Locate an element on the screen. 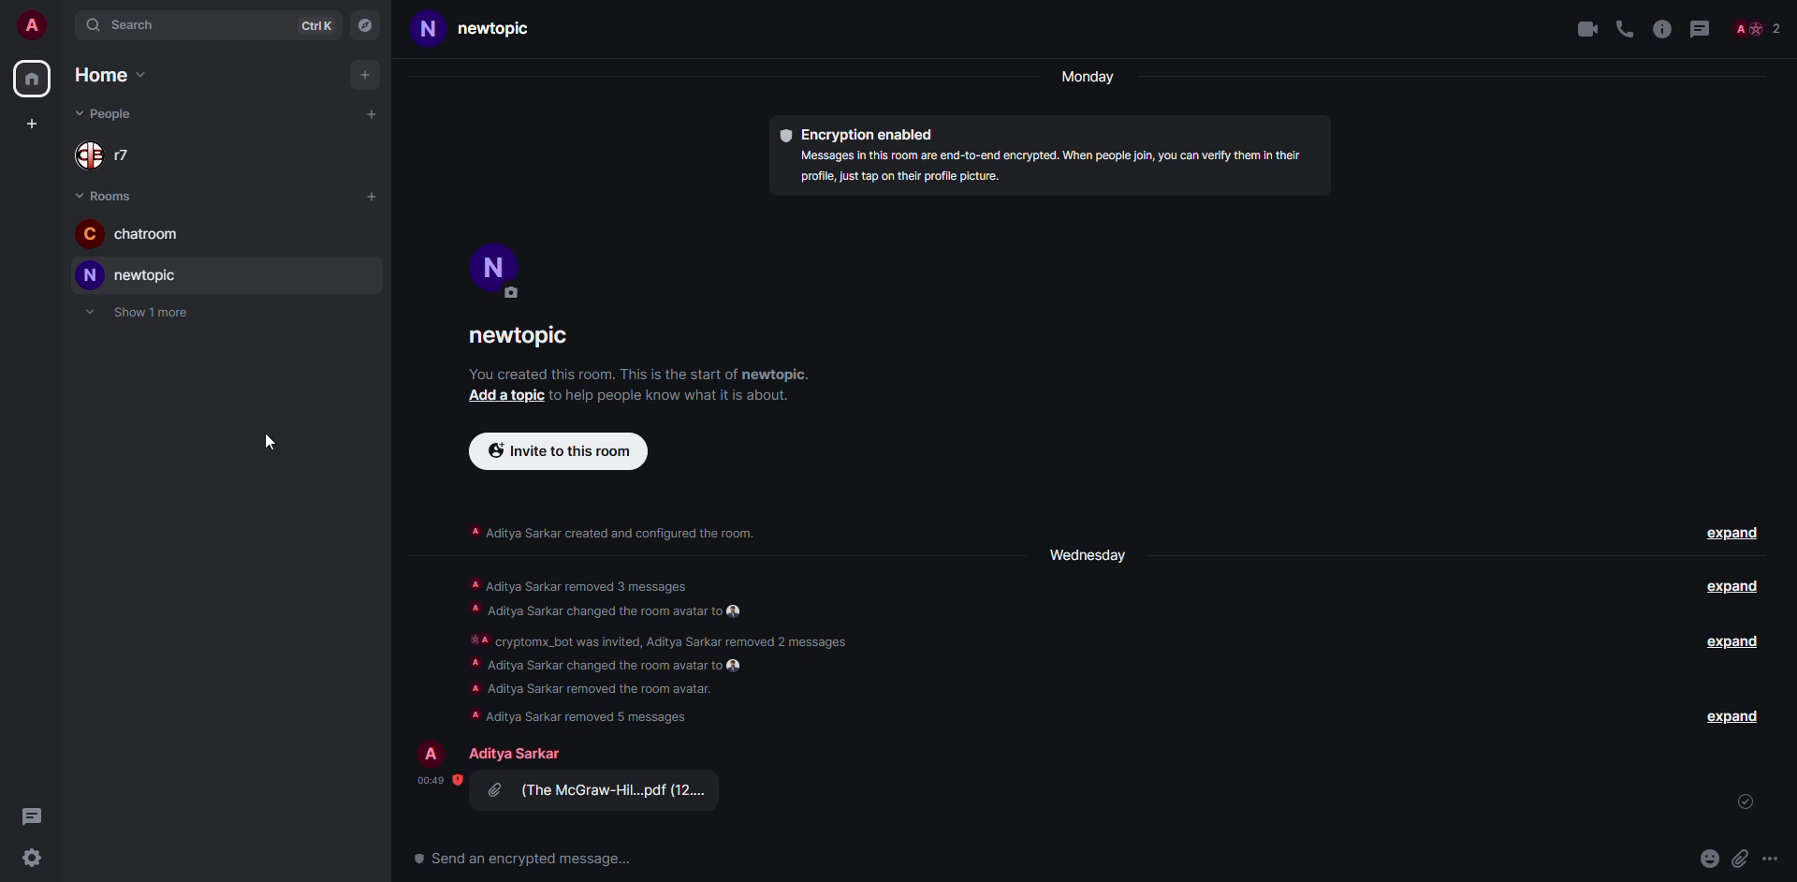  video is located at coordinates (1584, 28).